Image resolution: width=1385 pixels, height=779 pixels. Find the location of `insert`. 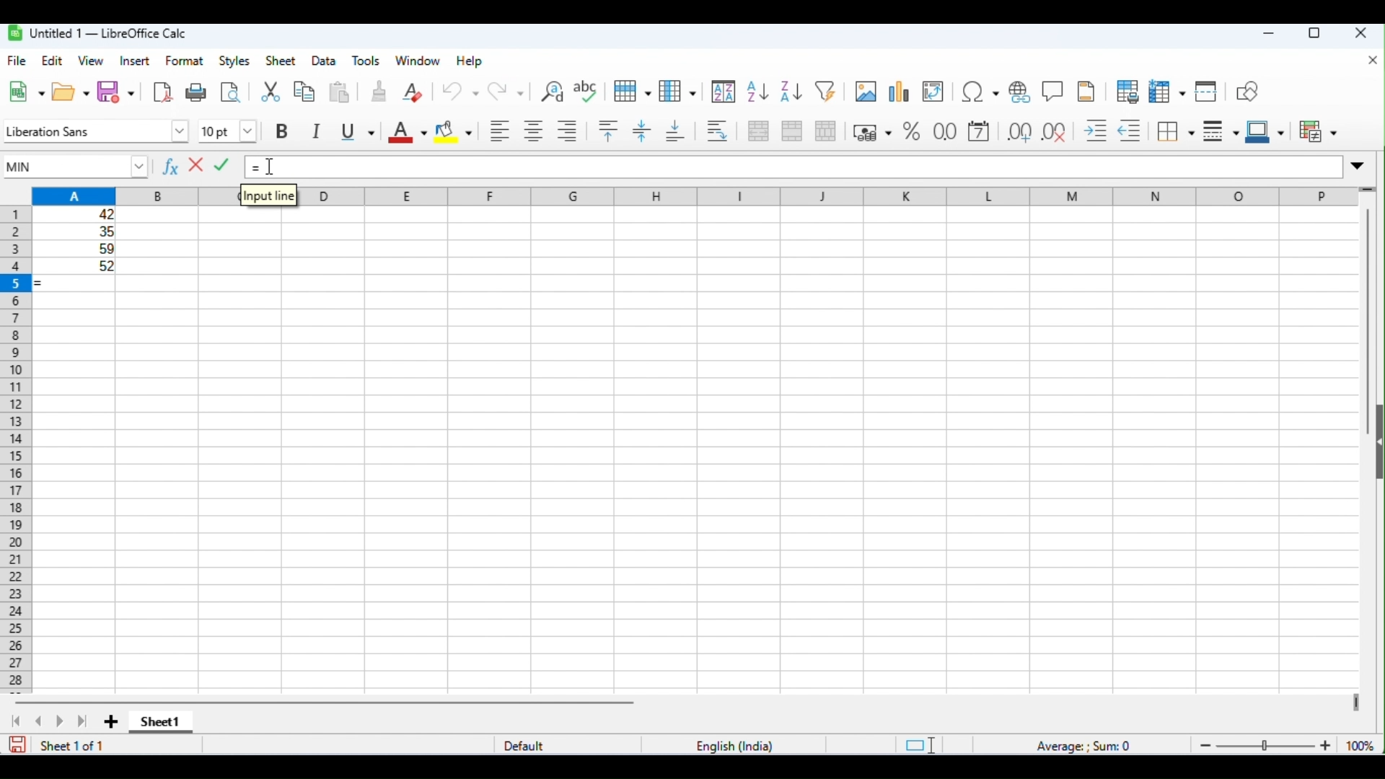

insert is located at coordinates (134, 61).